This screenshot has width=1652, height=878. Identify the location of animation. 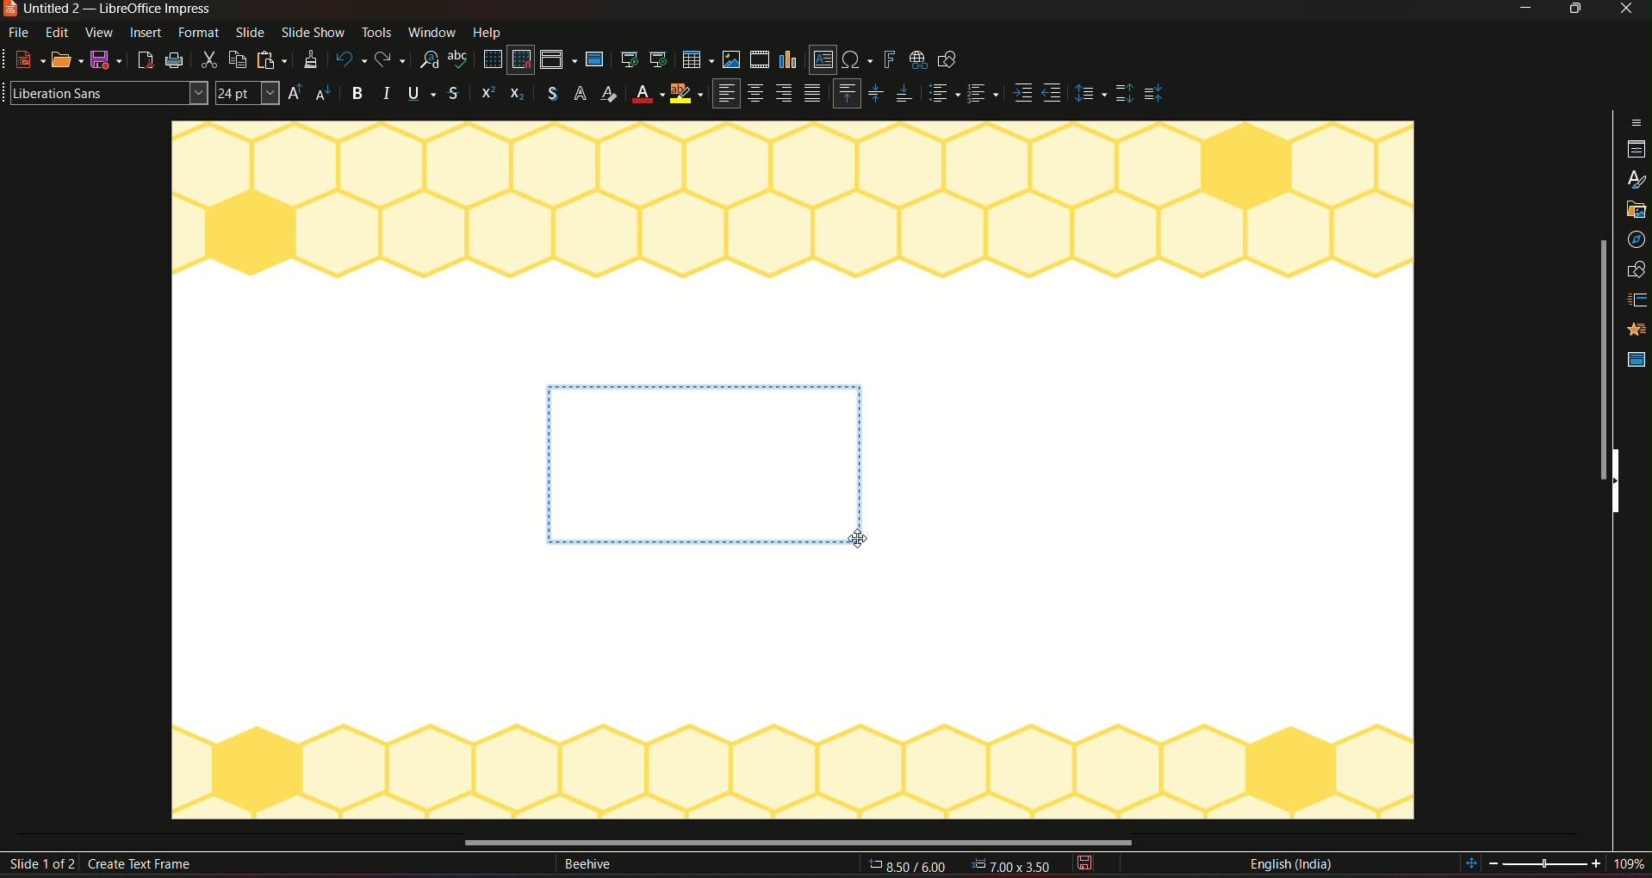
(1636, 295).